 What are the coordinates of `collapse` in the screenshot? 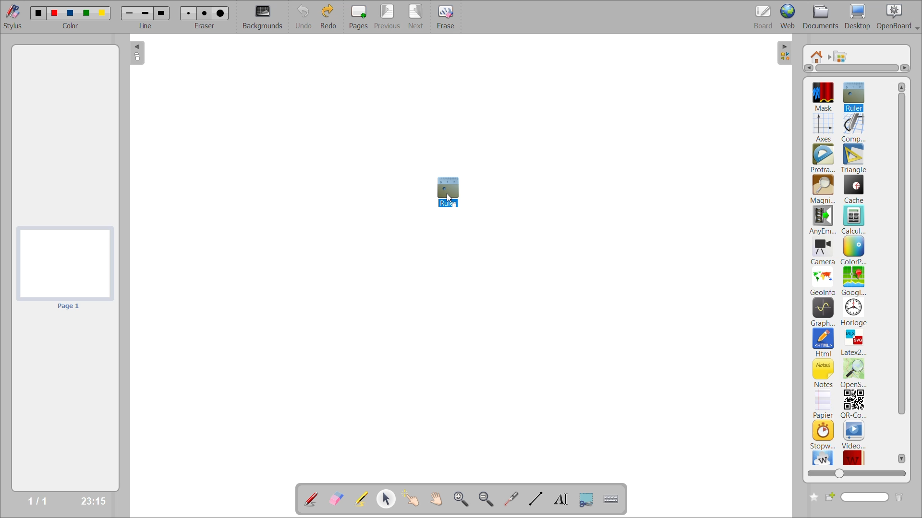 It's located at (786, 53).